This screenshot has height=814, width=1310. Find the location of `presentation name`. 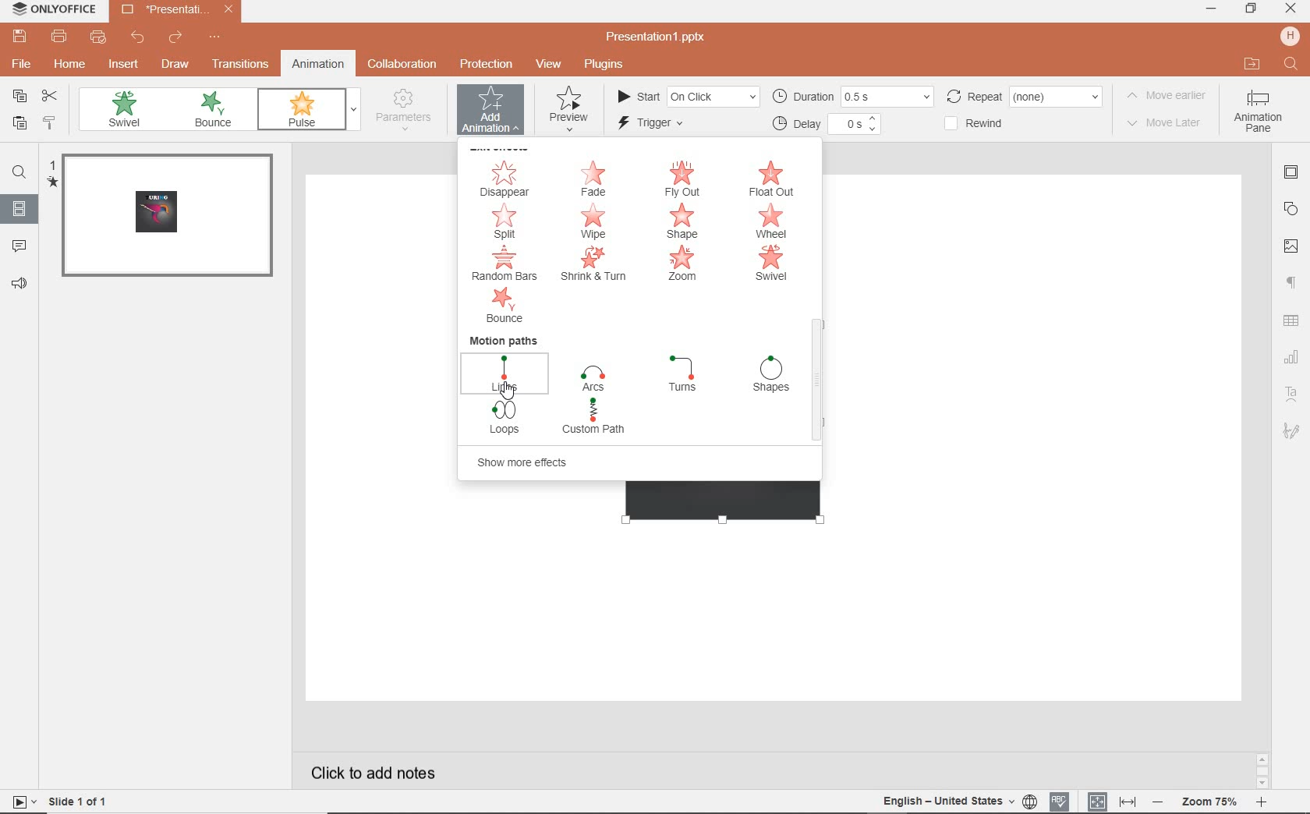

presentation name is located at coordinates (177, 9).